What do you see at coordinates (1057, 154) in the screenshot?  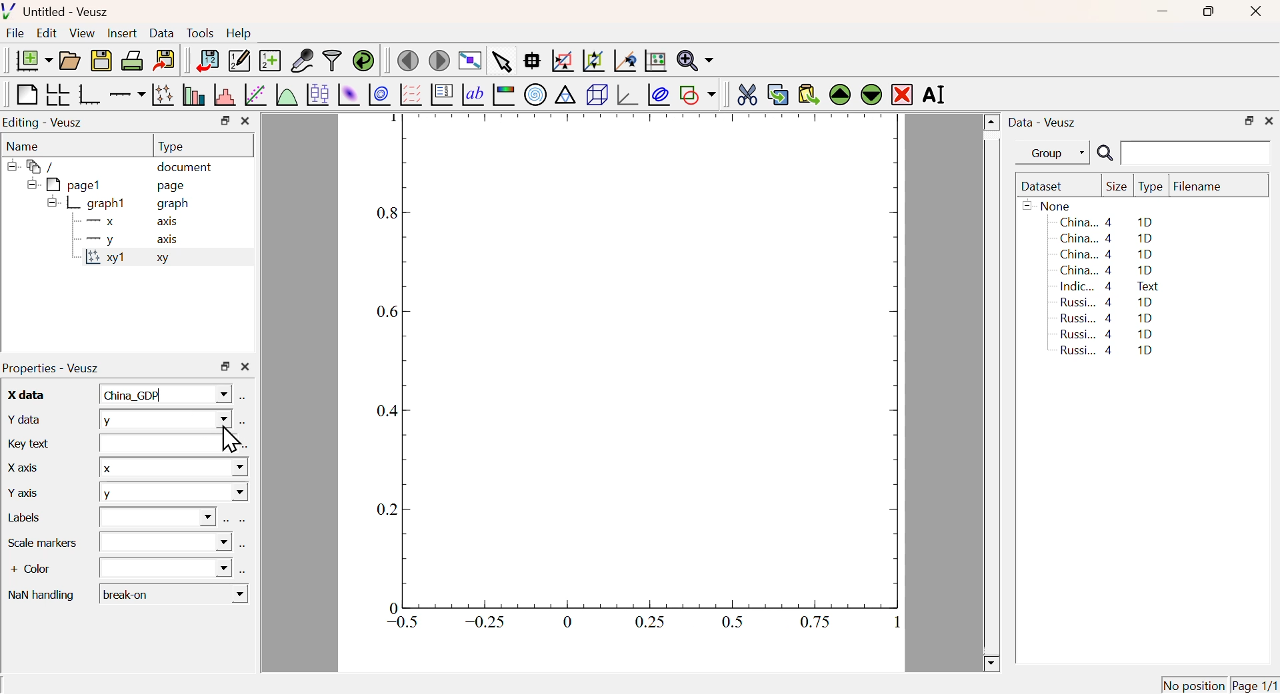 I see `Group` at bounding box center [1057, 154].